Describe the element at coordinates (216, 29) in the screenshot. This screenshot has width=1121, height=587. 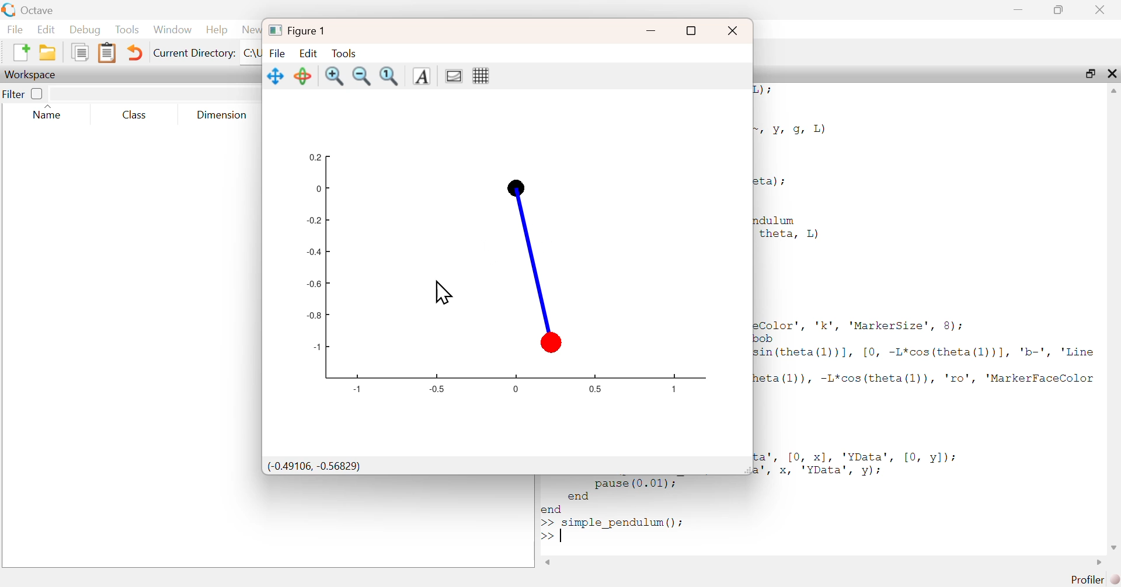
I see `Help` at that location.